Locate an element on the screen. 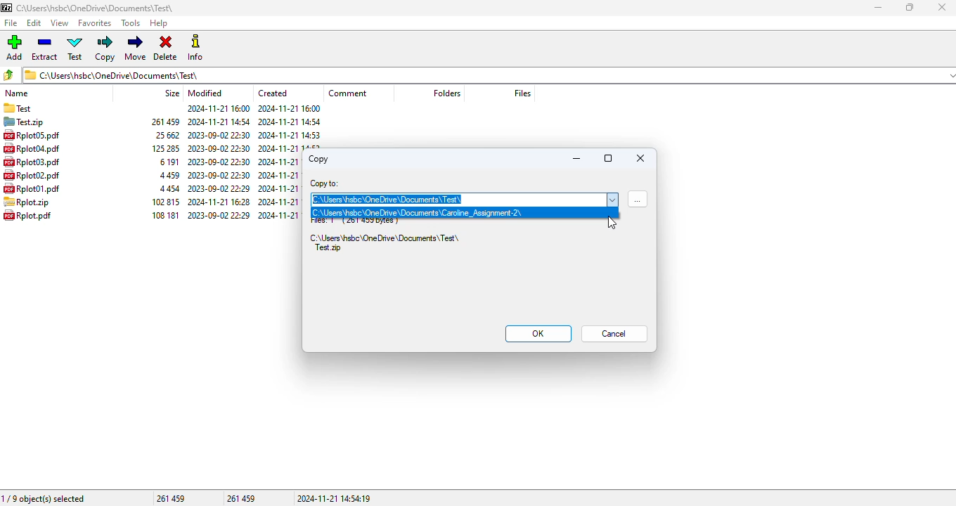  name is located at coordinates (18, 93).